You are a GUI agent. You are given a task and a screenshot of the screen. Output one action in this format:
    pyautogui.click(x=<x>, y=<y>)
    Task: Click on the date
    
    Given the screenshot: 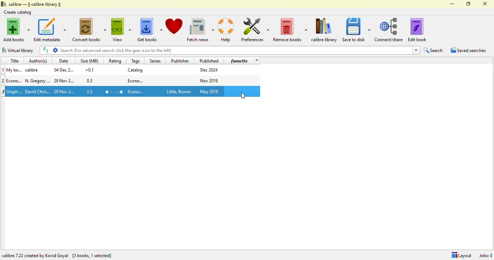 What is the action you would take?
    pyautogui.click(x=65, y=92)
    